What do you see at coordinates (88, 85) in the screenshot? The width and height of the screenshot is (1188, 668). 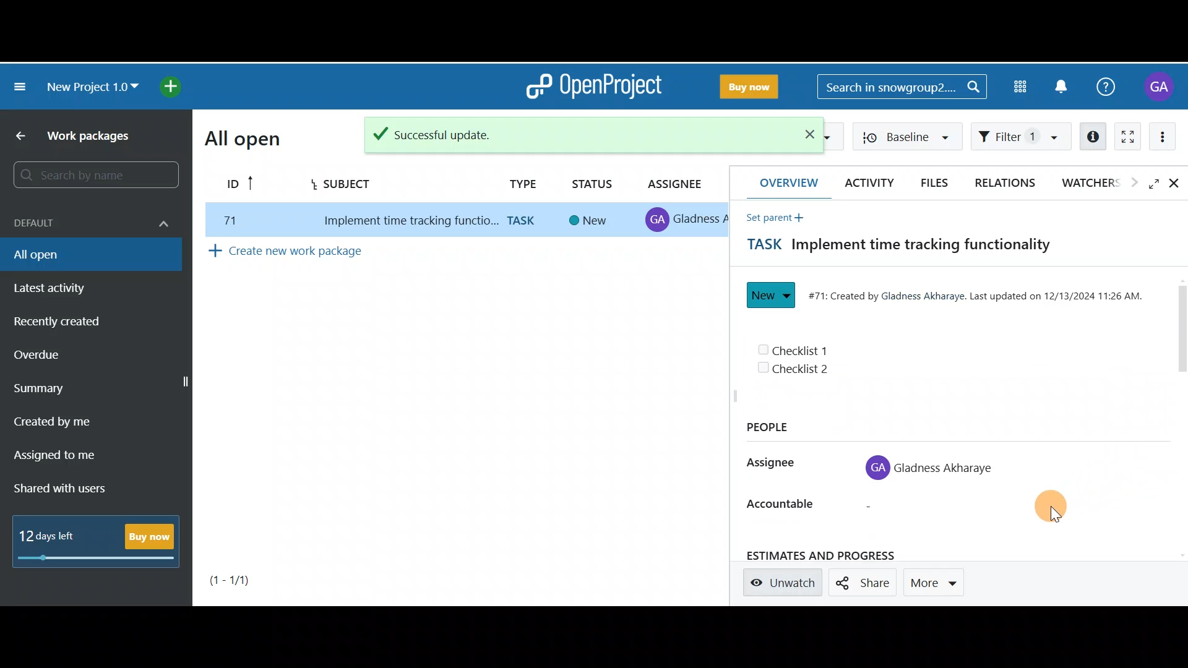 I see `New project 1.0` at bounding box center [88, 85].